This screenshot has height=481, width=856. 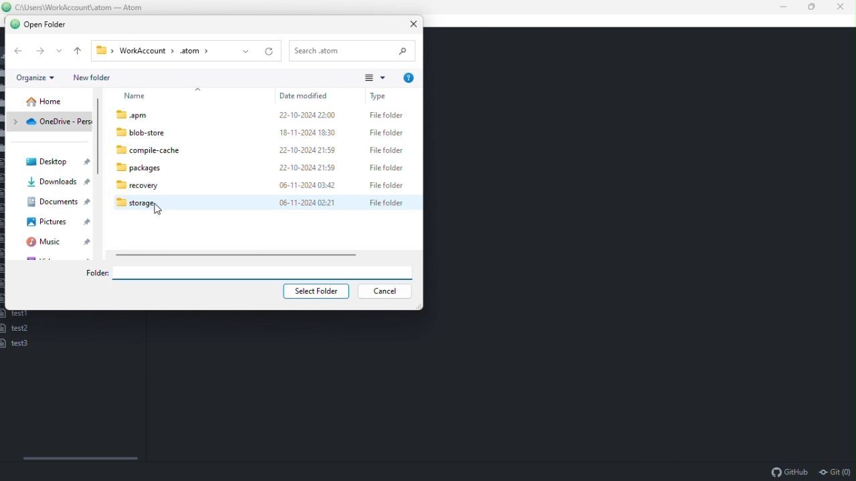 What do you see at coordinates (835, 472) in the screenshot?
I see `git` at bounding box center [835, 472].